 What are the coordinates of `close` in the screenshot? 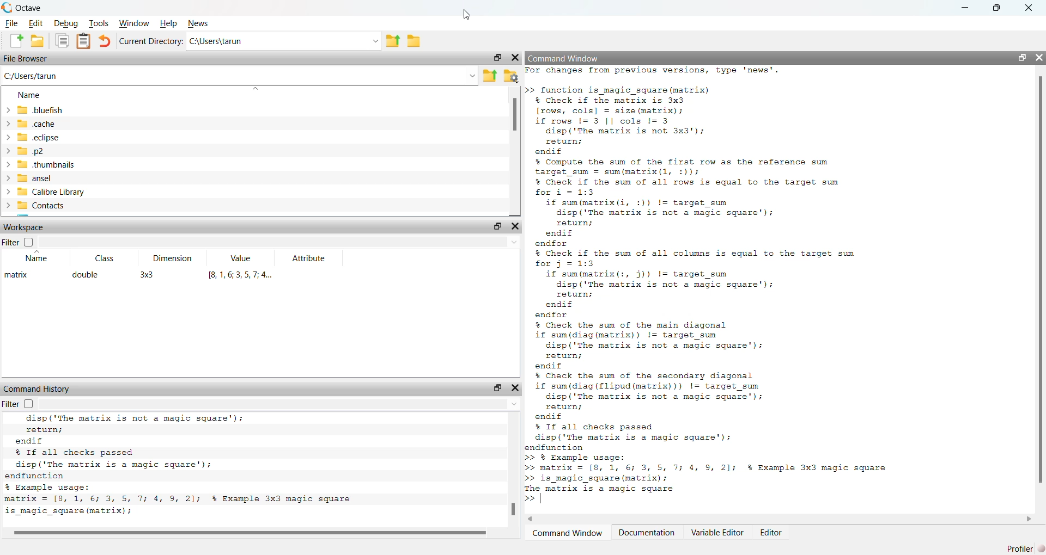 It's located at (514, 226).